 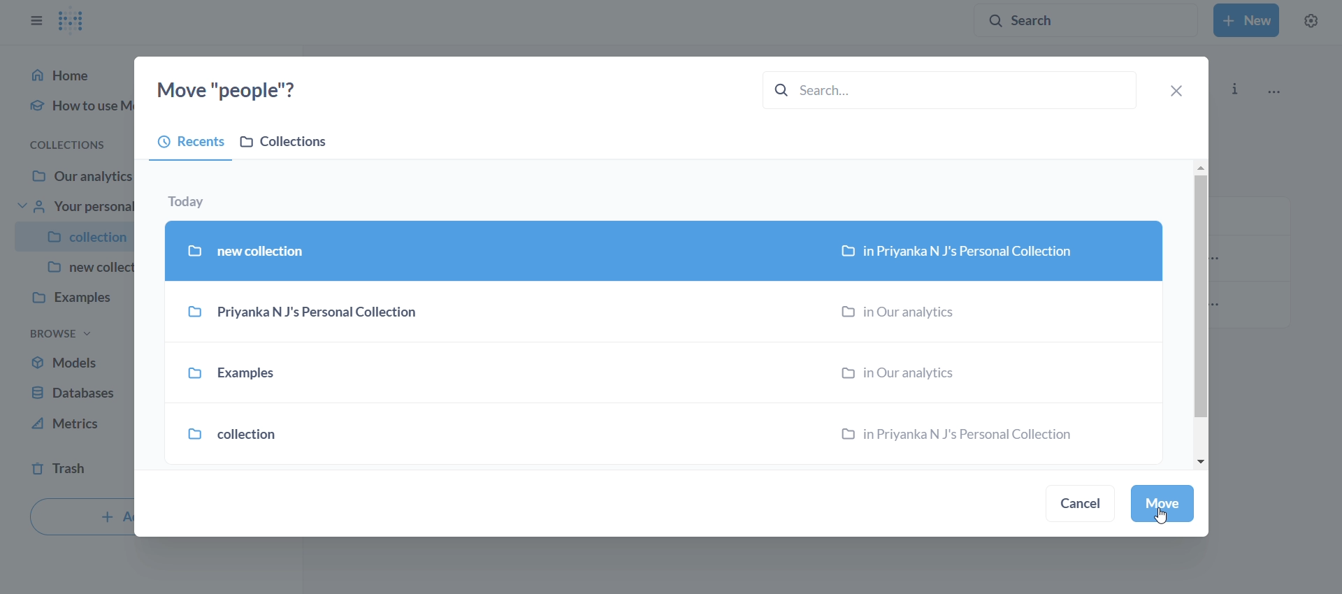 I want to click on close sidebar, so click(x=35, y=21).